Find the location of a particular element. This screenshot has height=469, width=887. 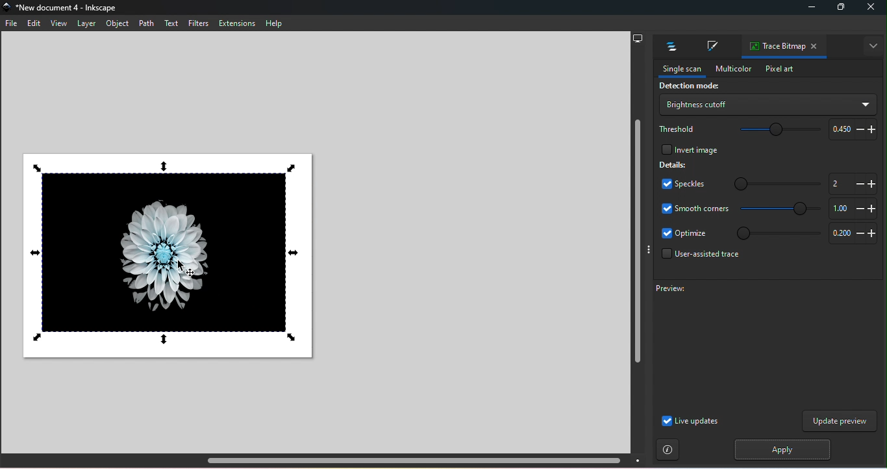

Invert image is located at coordinates (688, 148).